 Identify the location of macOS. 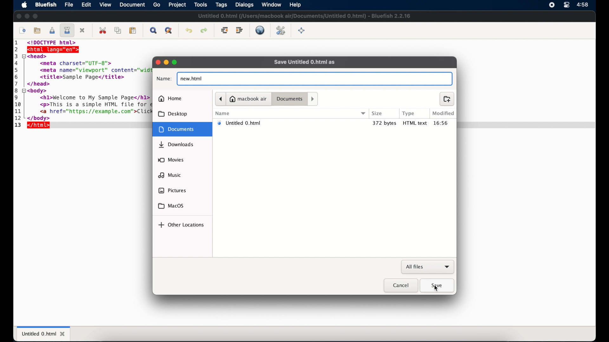
(171, 206).